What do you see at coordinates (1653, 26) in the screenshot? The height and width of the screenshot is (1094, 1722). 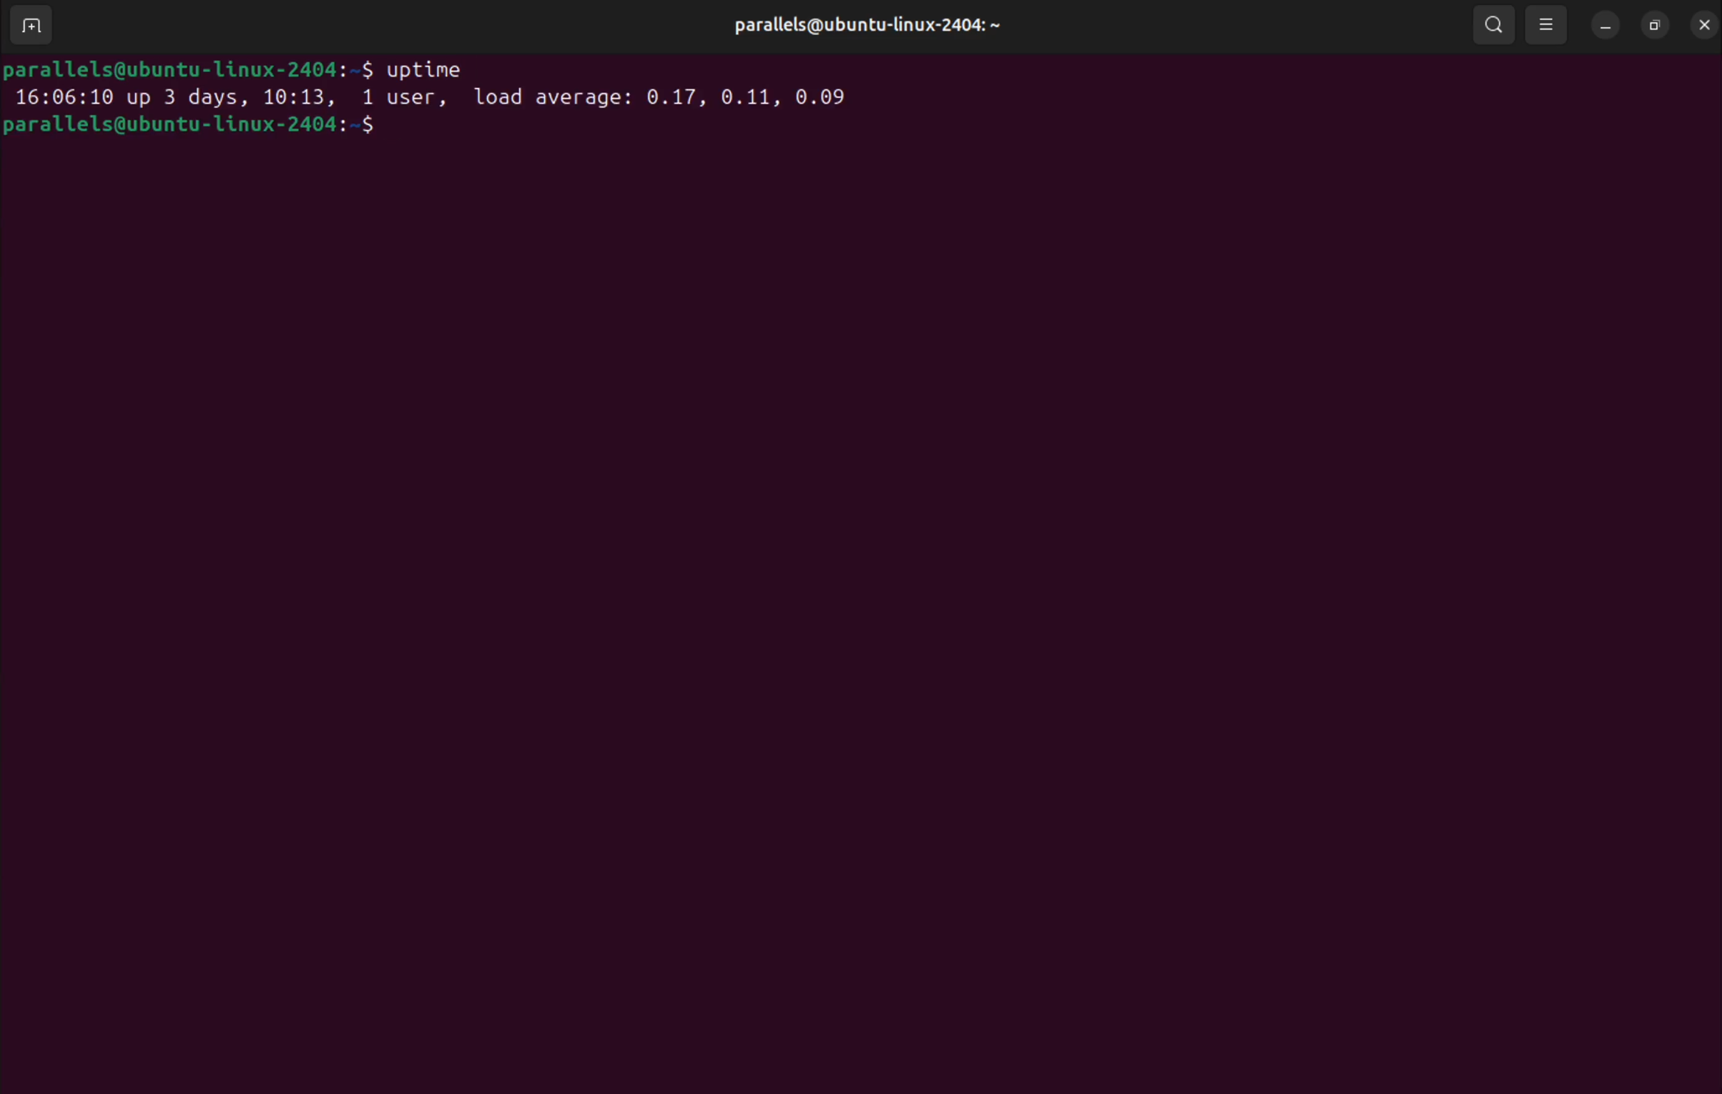 I see `resize` at bounding box center [1653, 26].